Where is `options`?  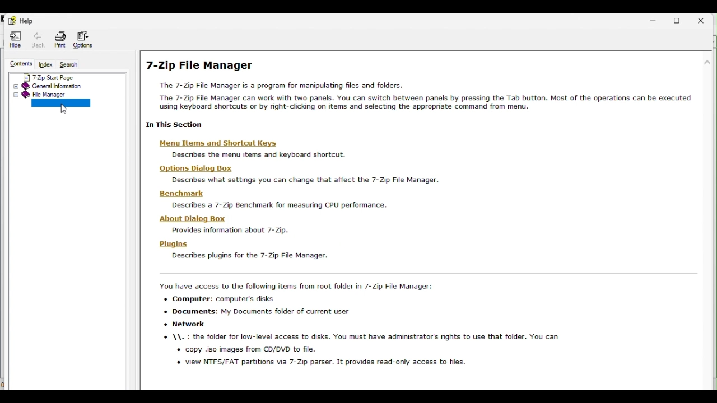
options is located at coordinates (85, 39).